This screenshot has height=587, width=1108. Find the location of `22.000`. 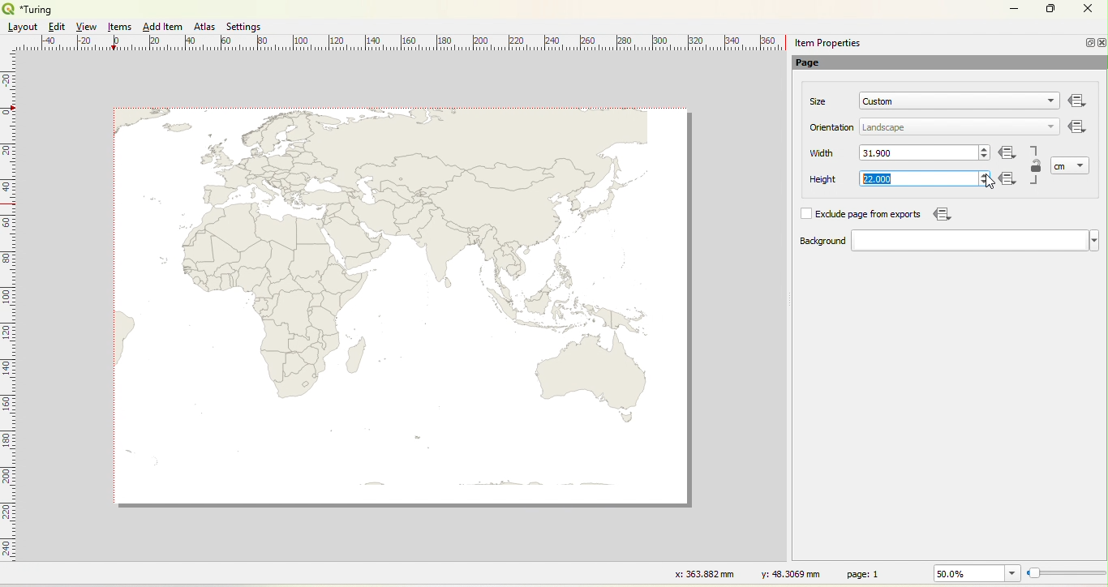

22.000 is located at coordinates (876, 179).